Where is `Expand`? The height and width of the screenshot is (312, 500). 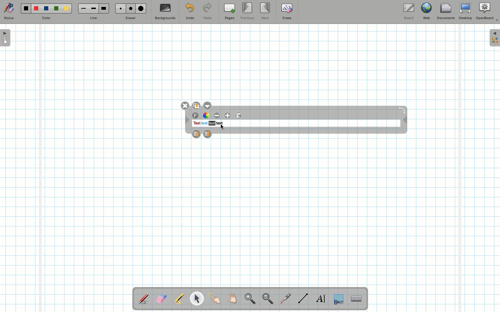 Expand is located at coordinates (494, 38).